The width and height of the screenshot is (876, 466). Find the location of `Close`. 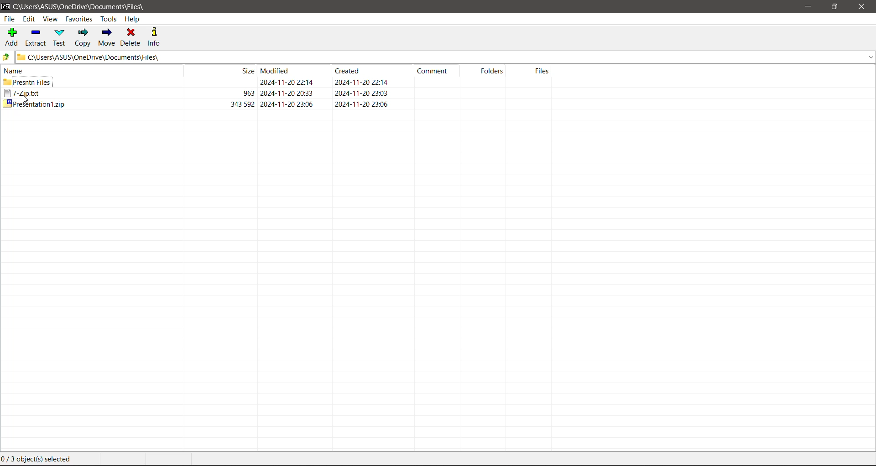

Close is located at coordinates (862, 7).